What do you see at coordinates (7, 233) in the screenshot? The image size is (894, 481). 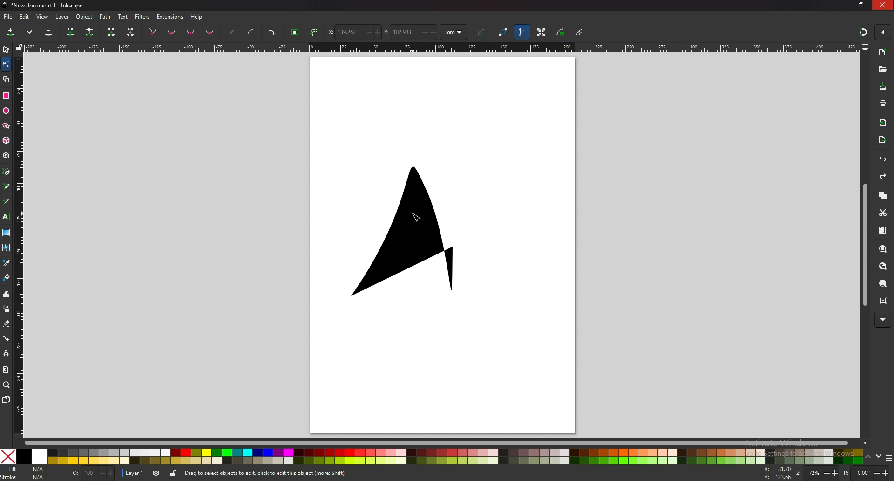 I see `gradient` at bounding box center [7, 233].